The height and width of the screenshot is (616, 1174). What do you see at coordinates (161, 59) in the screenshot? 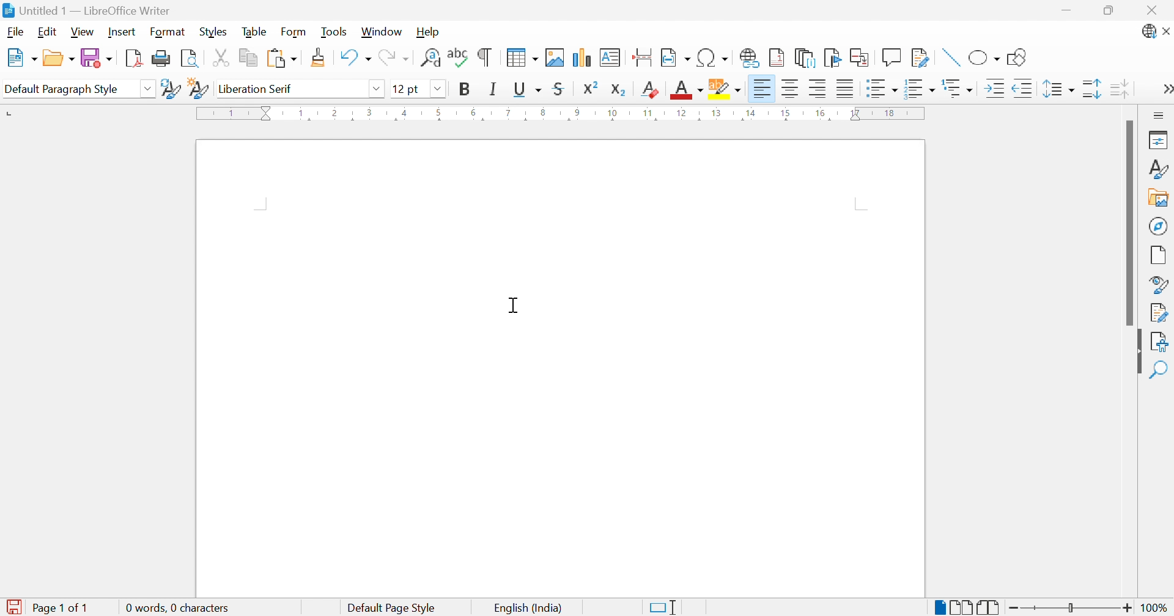
I see `Print` at bounding box center [161, 59].